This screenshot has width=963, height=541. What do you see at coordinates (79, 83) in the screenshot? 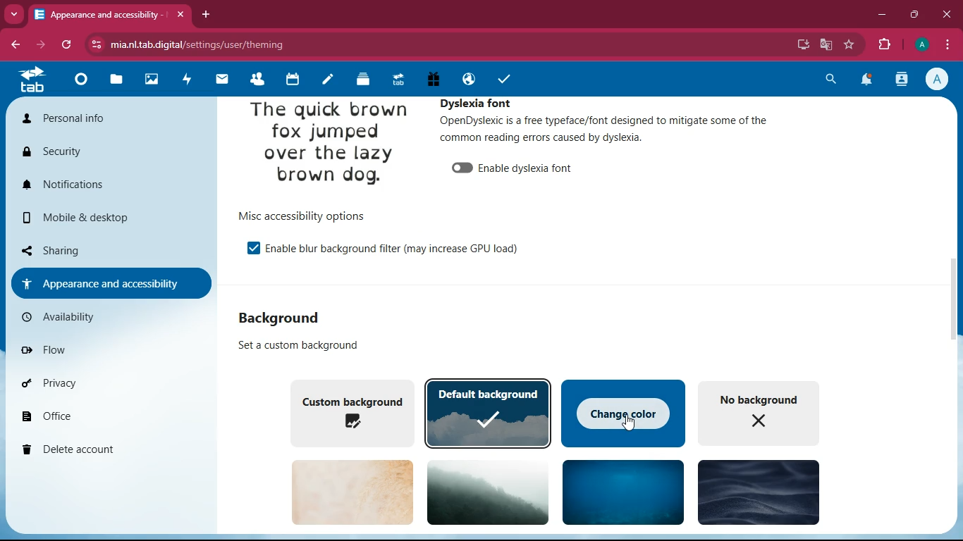
I see `home` at bounding box center [79, 83].